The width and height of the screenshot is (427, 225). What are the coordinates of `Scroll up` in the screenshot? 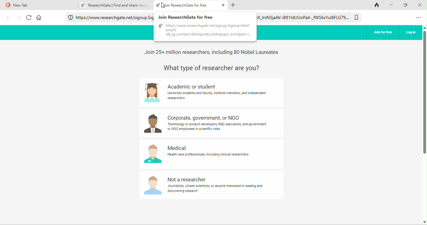 It's located at (424, 28).